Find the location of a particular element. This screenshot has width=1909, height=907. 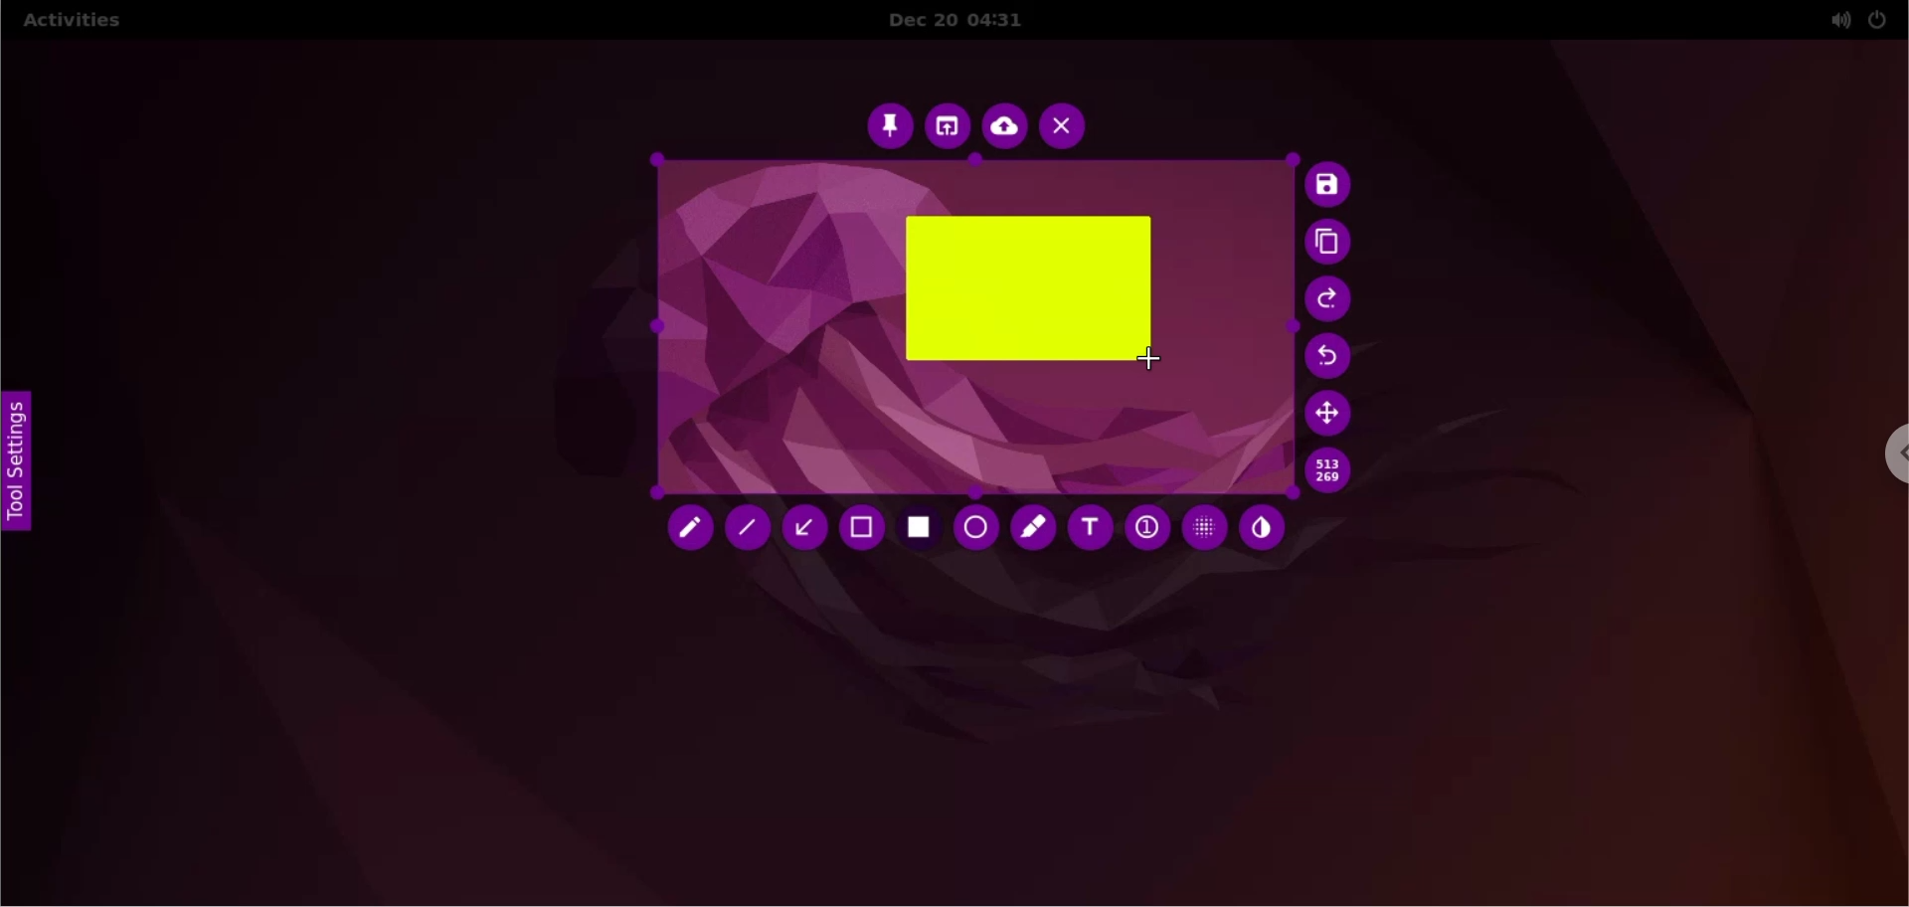

pixelette is located at coordinates (1204, 528).